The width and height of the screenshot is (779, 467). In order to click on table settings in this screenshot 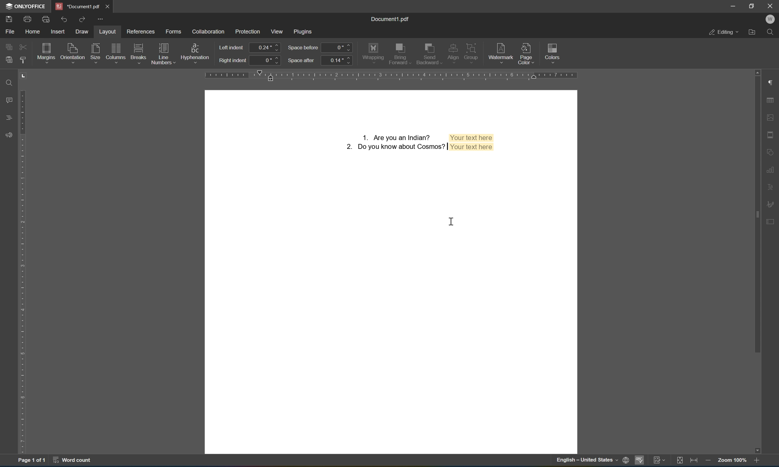, I will do `click(772, 101)`.